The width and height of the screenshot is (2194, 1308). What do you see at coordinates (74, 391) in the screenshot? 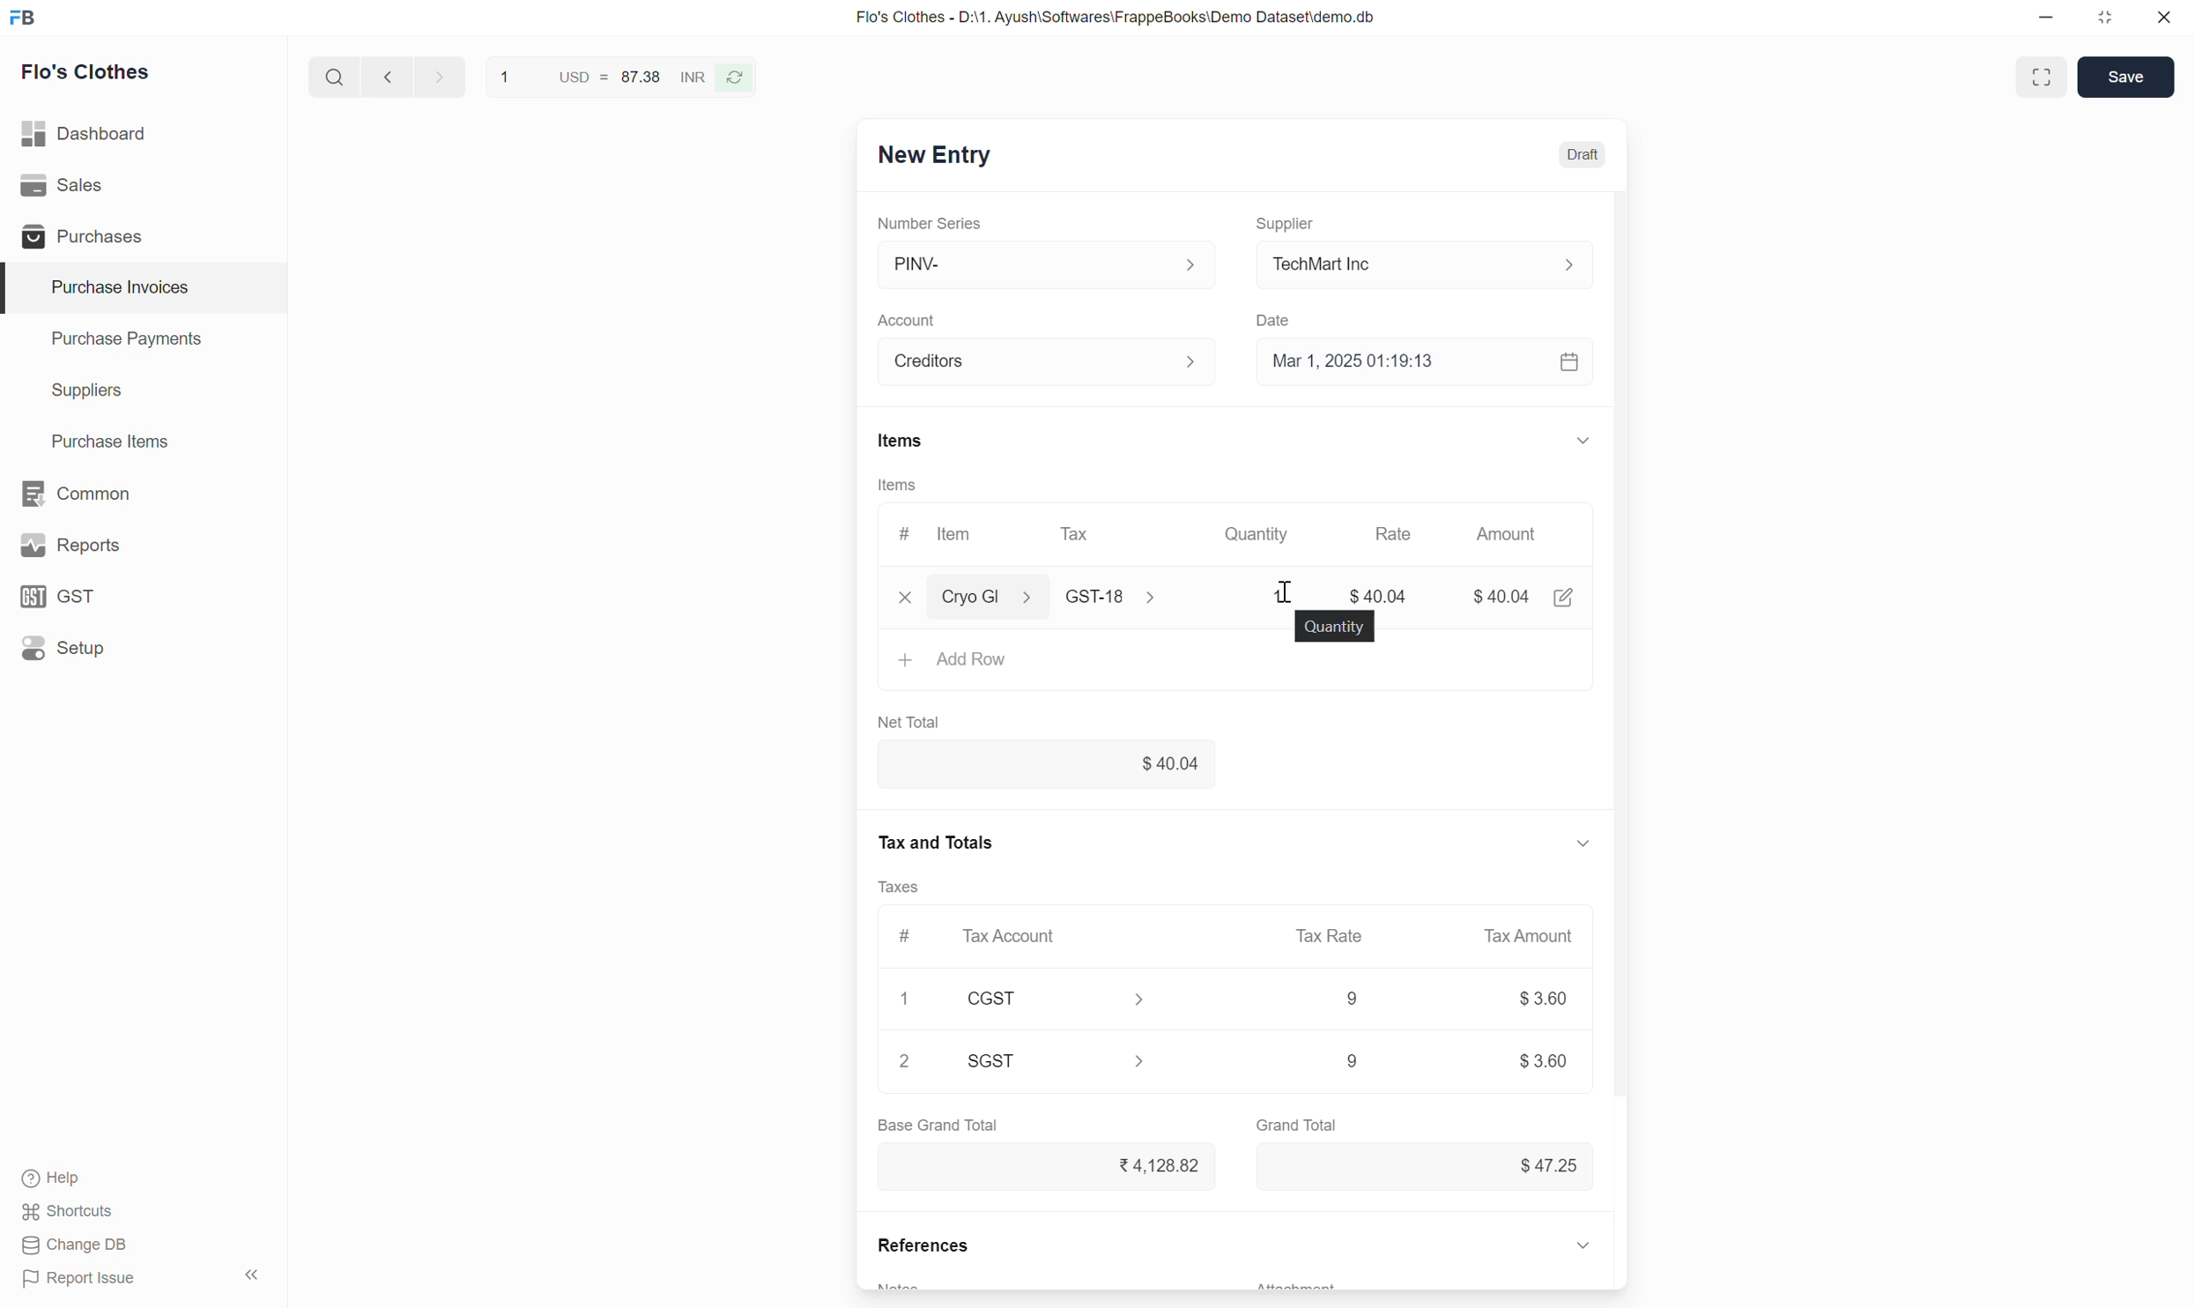
I see `Suppliers` at bounding box center [74, 391].